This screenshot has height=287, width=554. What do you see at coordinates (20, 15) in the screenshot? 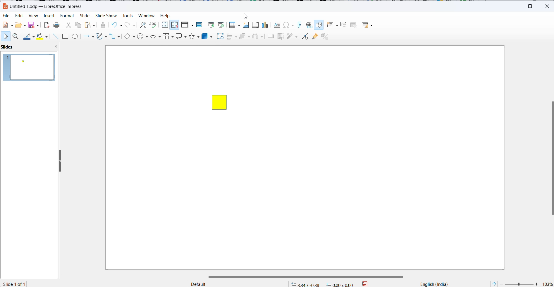
I see `Edit` at bounding box center [20, 15].